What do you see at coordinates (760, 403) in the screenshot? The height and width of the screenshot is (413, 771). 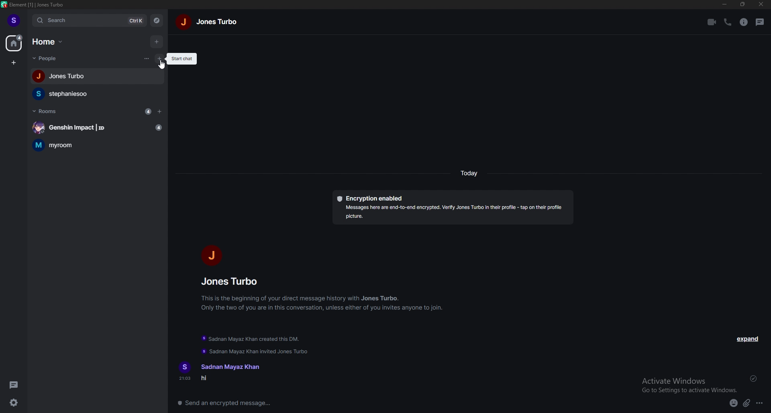 I see `more options` at bounding box center [760, 403].